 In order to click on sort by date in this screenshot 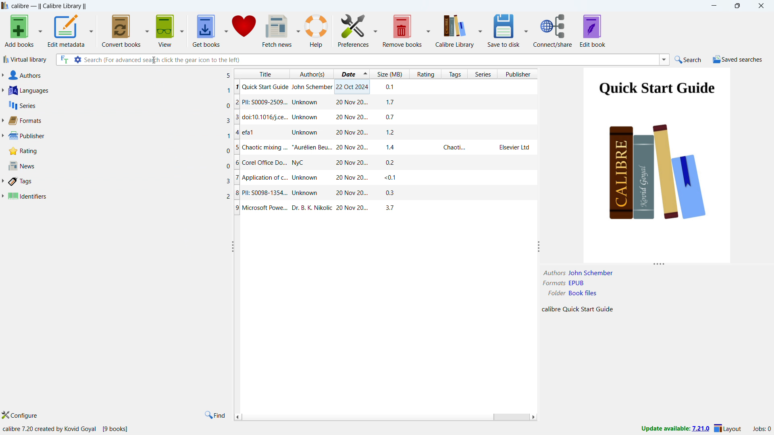, I will do `click(347, 74)`.